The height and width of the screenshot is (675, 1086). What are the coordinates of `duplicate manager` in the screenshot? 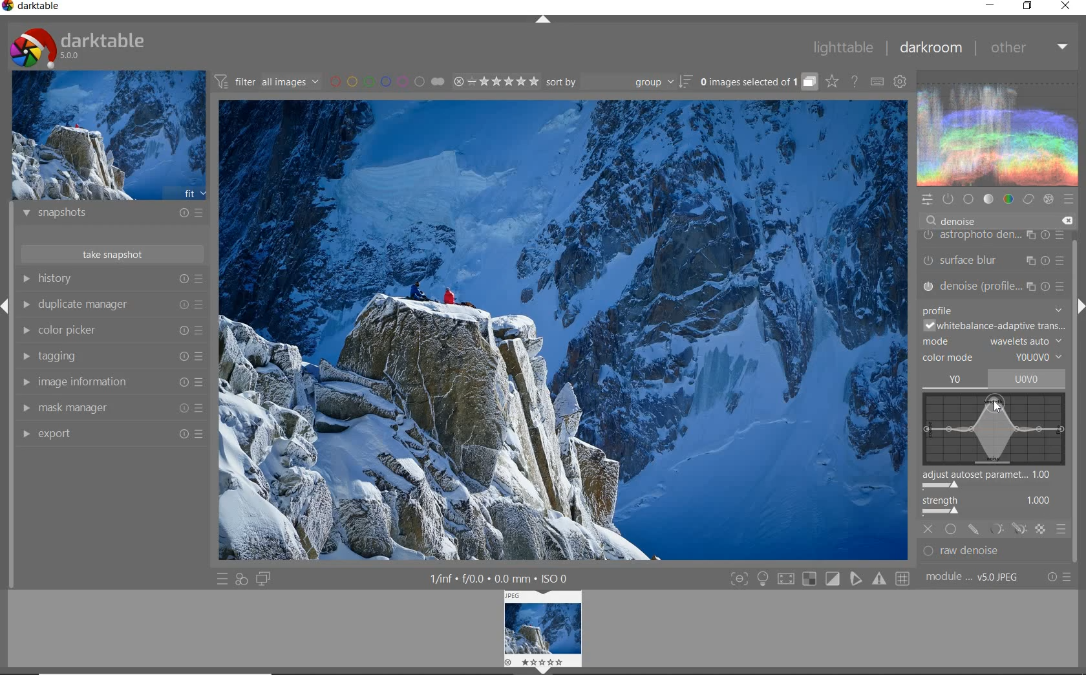 It's located at (111, 305).